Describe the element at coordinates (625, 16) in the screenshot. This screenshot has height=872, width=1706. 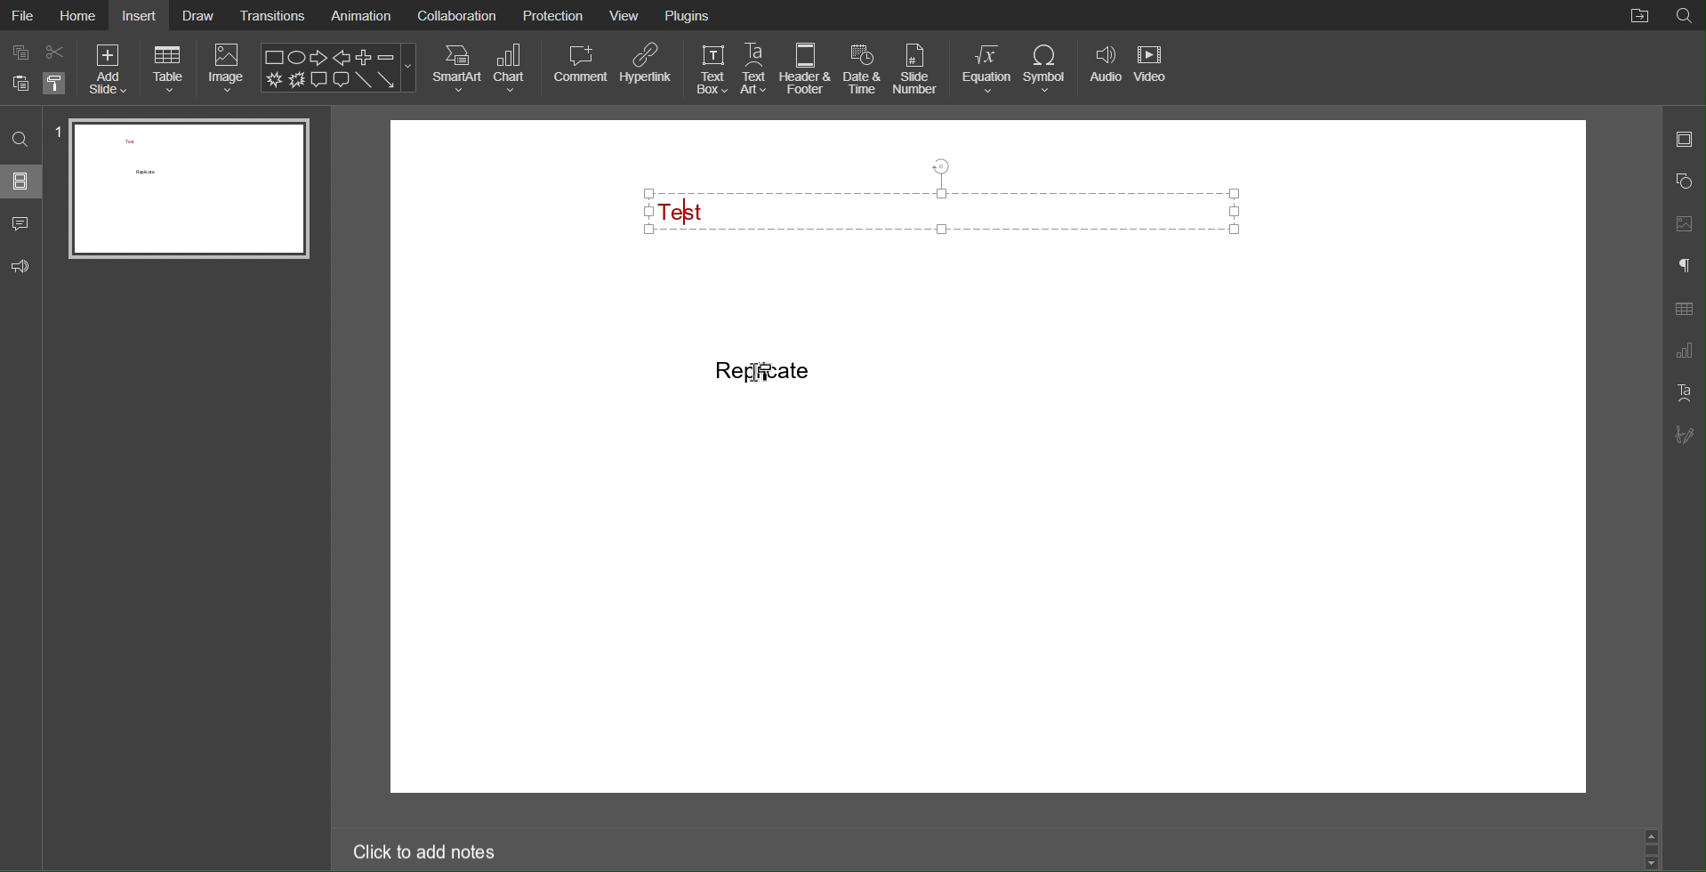
I see `View` at that location.